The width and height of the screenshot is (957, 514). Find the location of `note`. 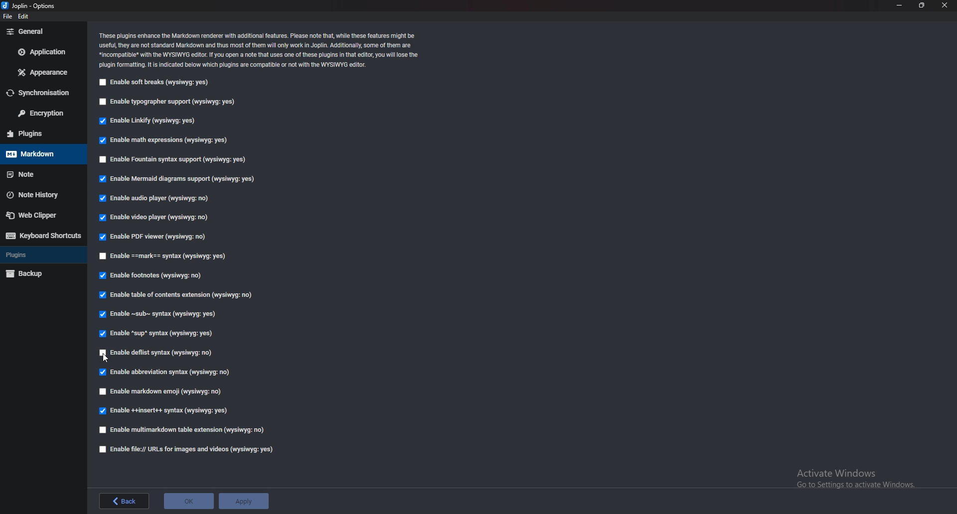

note is located at coordinates (40, 174).